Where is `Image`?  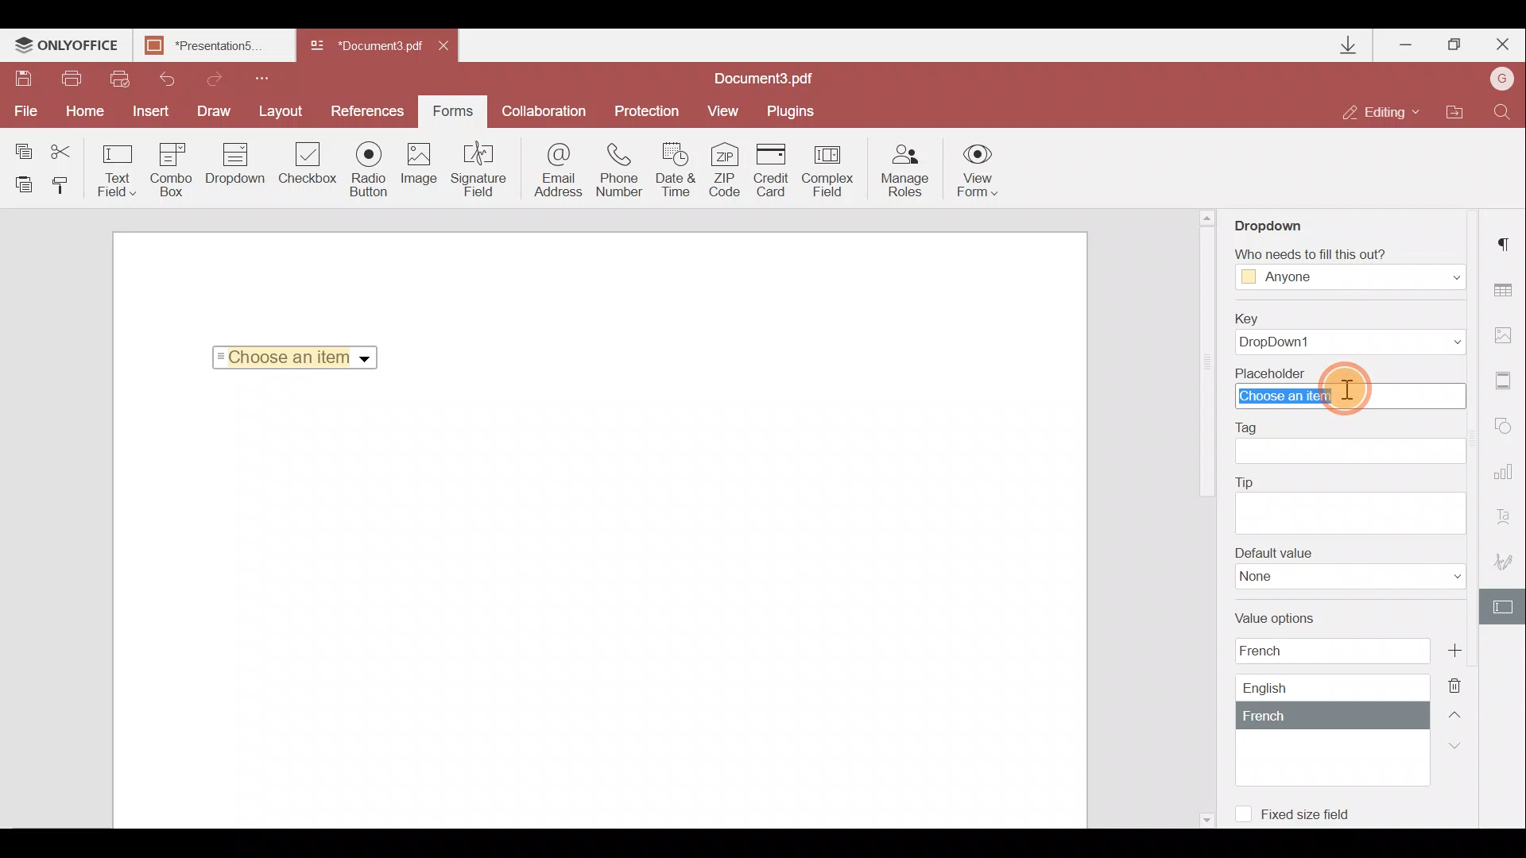 Image is located at coordinates (420, 171).